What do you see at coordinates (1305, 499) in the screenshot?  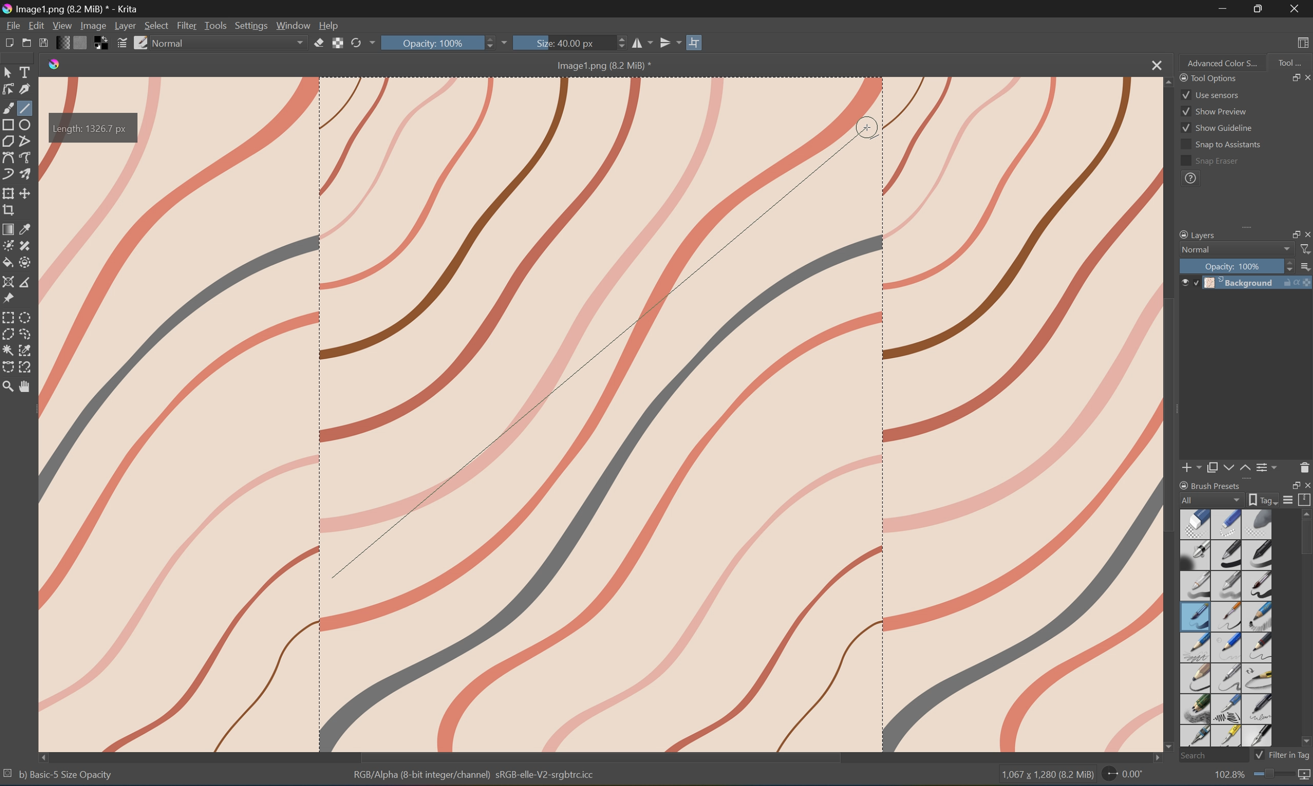 I see `Storage resources` at bounding box center [1305, 499].